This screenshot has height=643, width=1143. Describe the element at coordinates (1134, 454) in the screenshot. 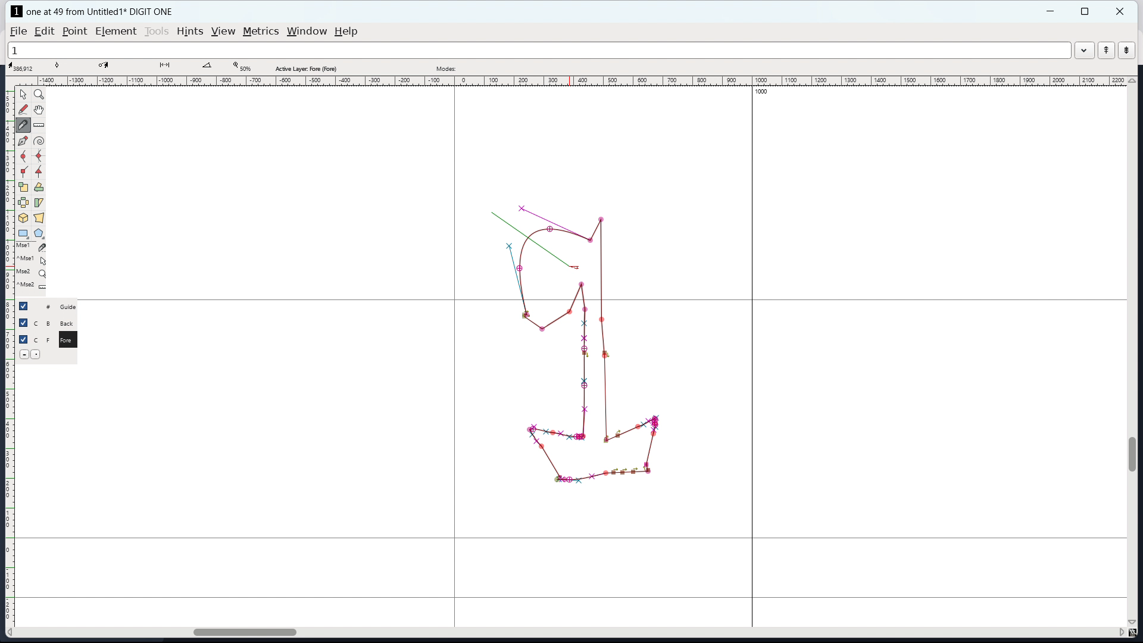

I see `vertical scrollbar` at that location.